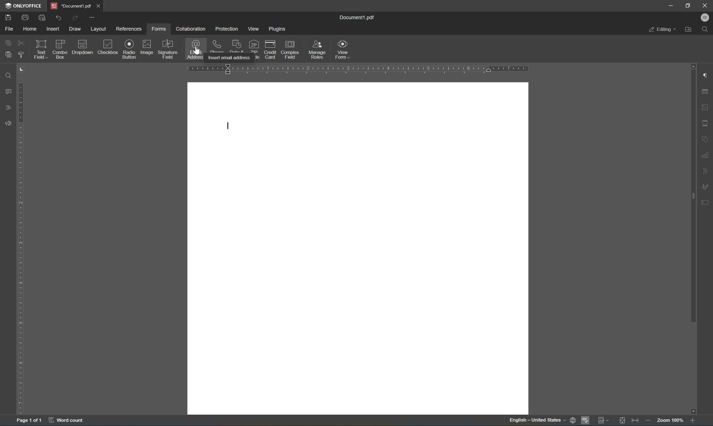  Describe the element at coordinates (706, 106) in the screenshot. I see `image settings` at that location.